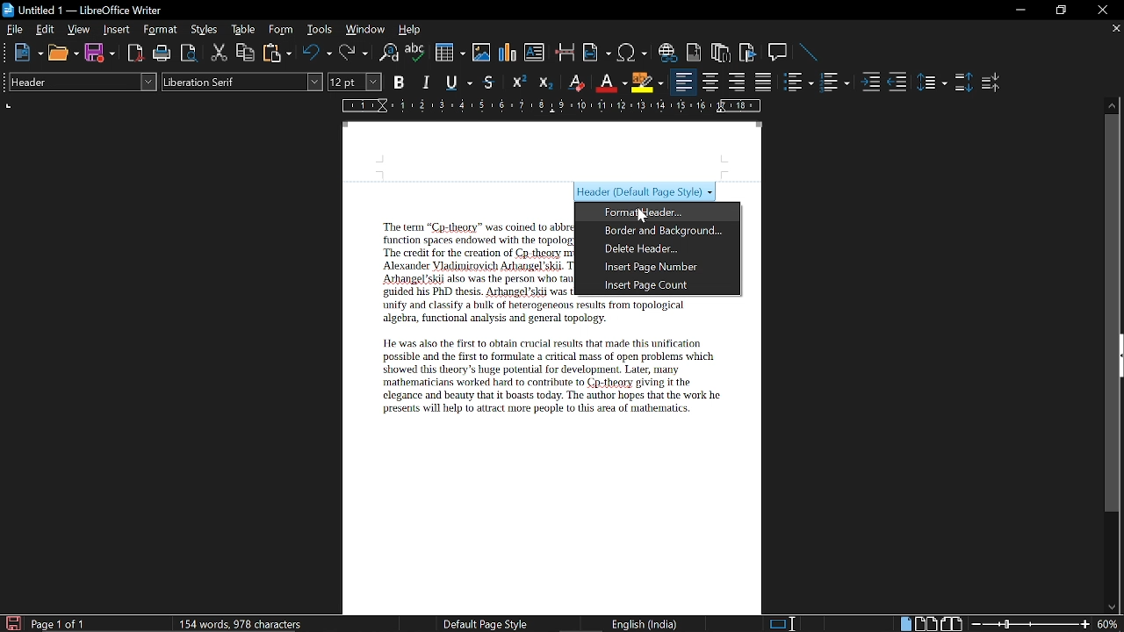  Describe the element at coordinates (683, 83) in the screenshot. I see `Align left` at that location.